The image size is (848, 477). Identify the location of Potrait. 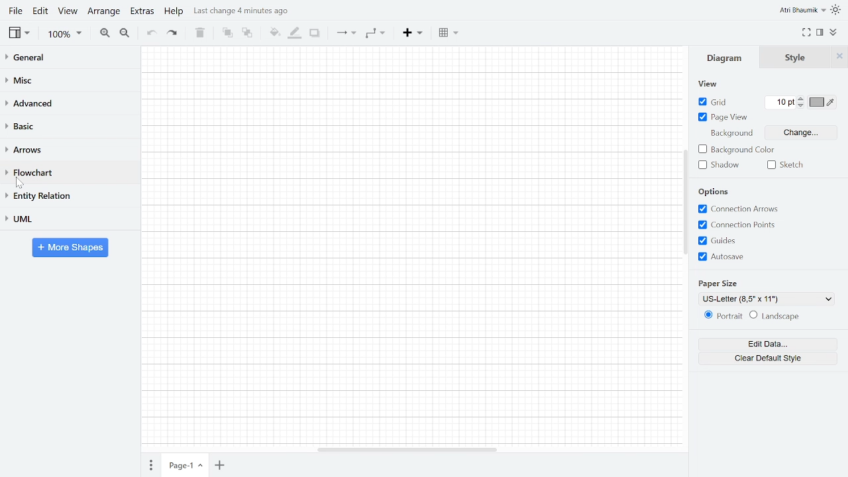
(719, 317).